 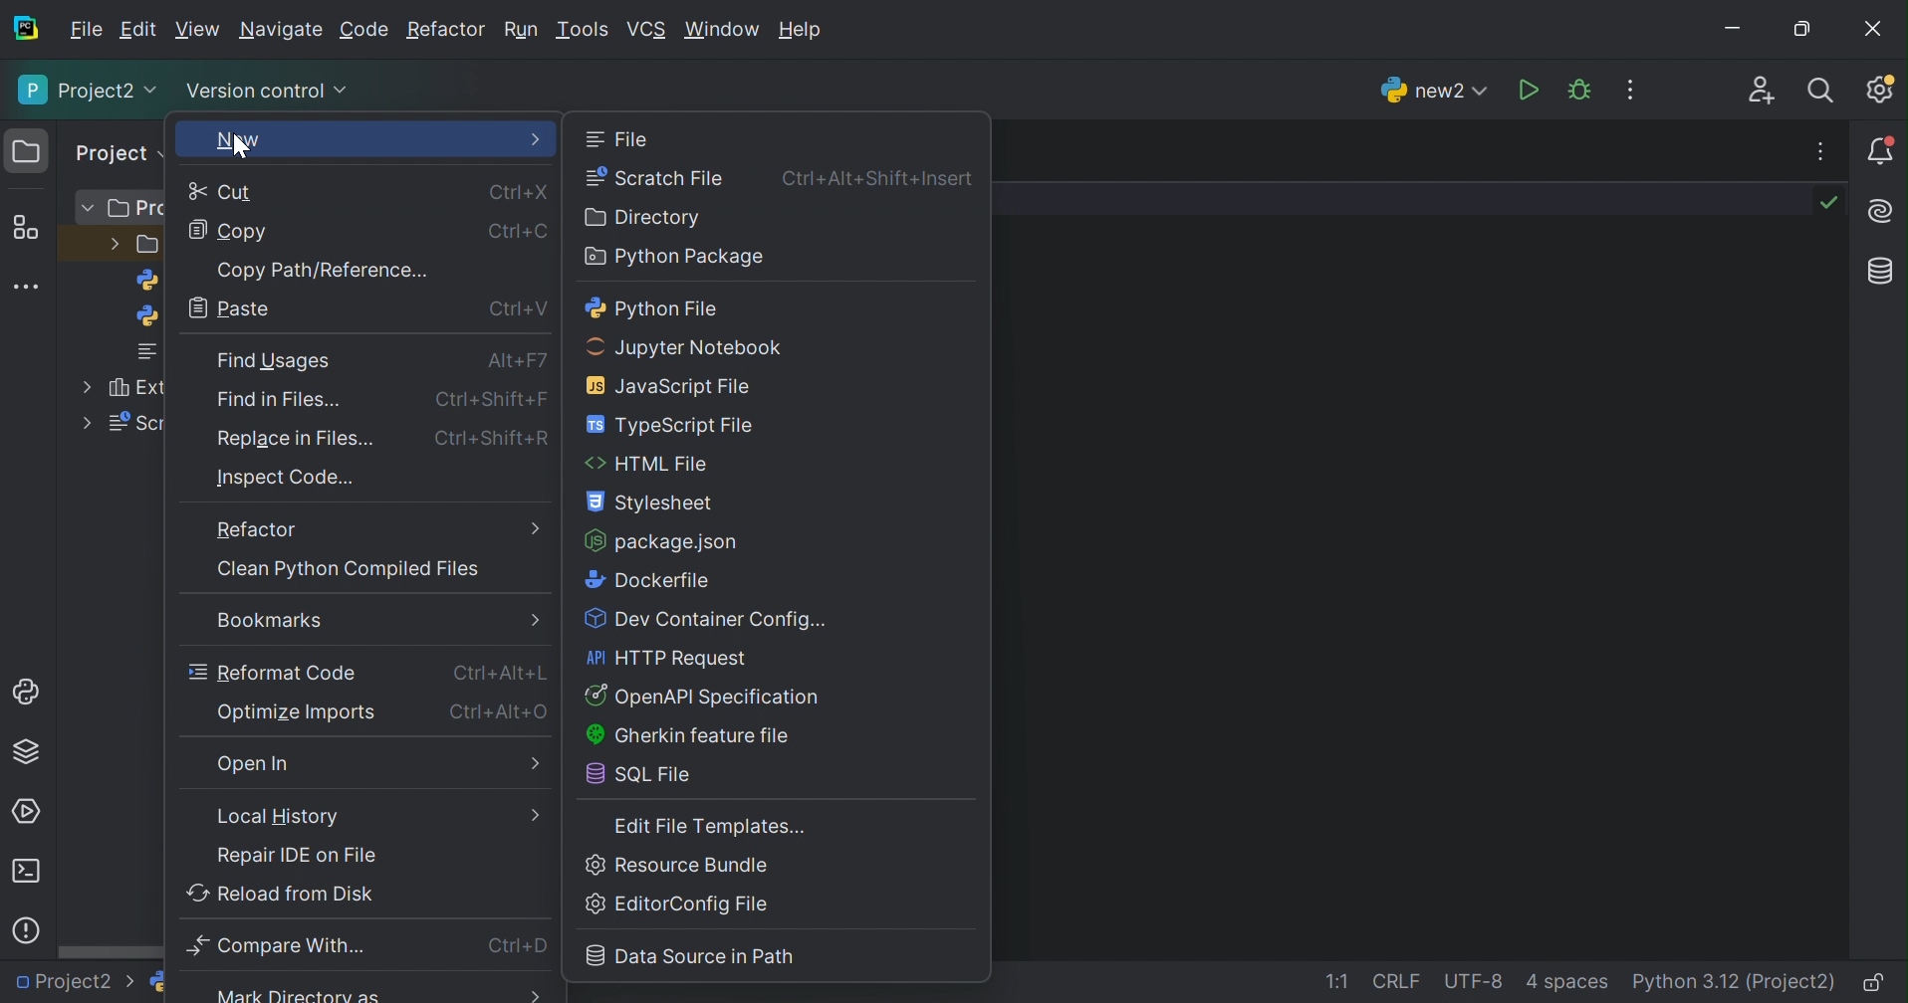 I want to click on UTF-8, so click(x=1473, y=983).